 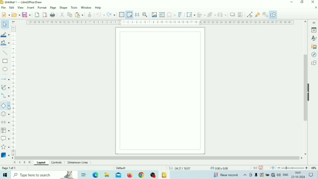 What do you see at coordinates (100, 15) in the screenshot?
I see `Undo` at bounding box center [100, 15].